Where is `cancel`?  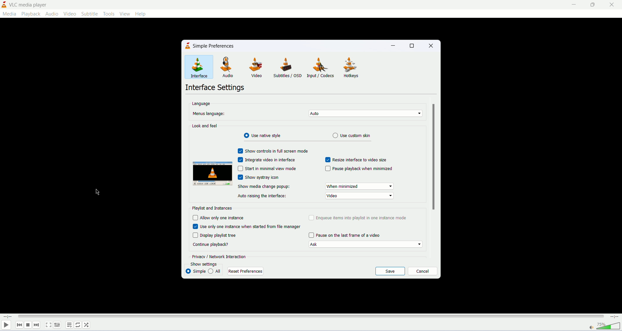
cancel is located at coordinates (422, 271).